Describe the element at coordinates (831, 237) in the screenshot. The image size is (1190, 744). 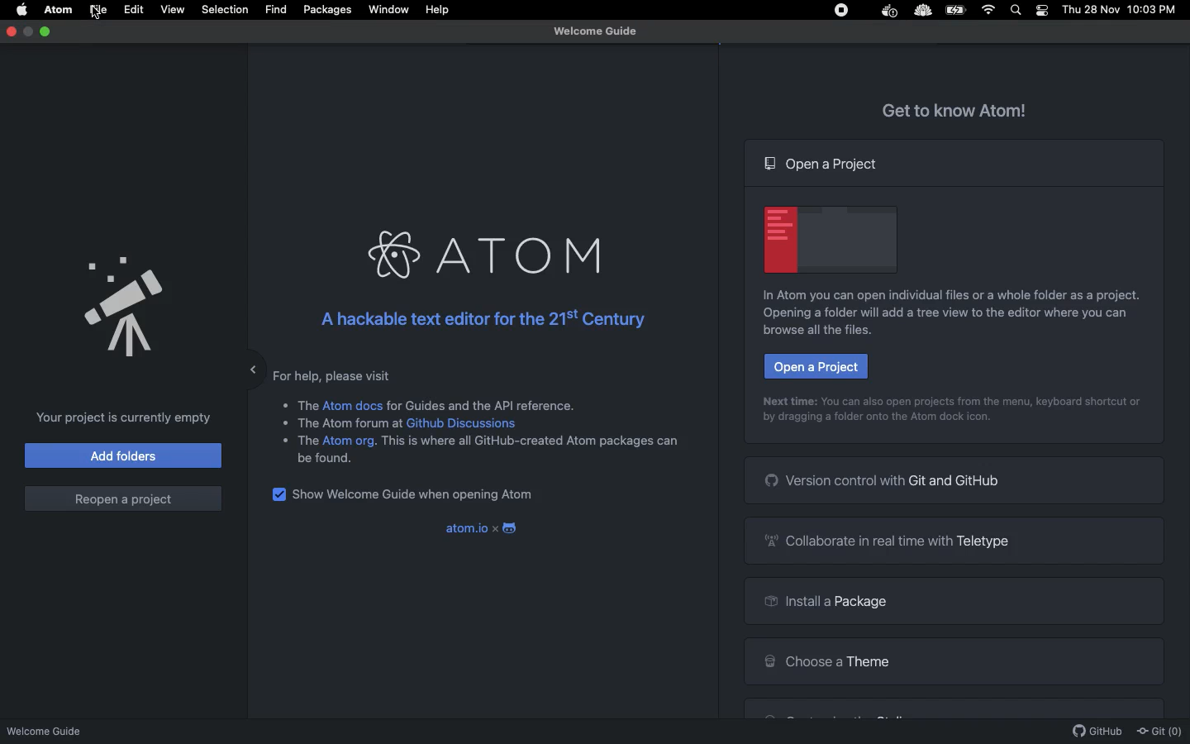
I see `Screen` at that location.